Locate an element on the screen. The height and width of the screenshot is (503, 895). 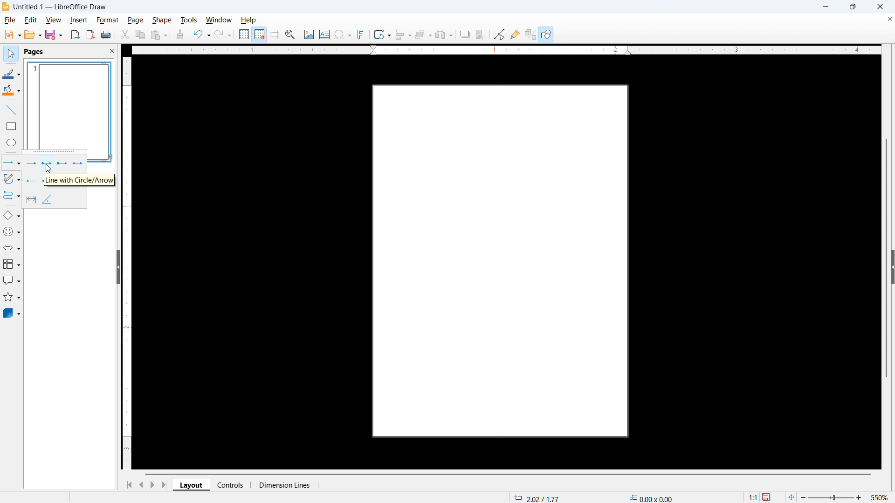
Block arrows  is located at coordinates (12, 248).